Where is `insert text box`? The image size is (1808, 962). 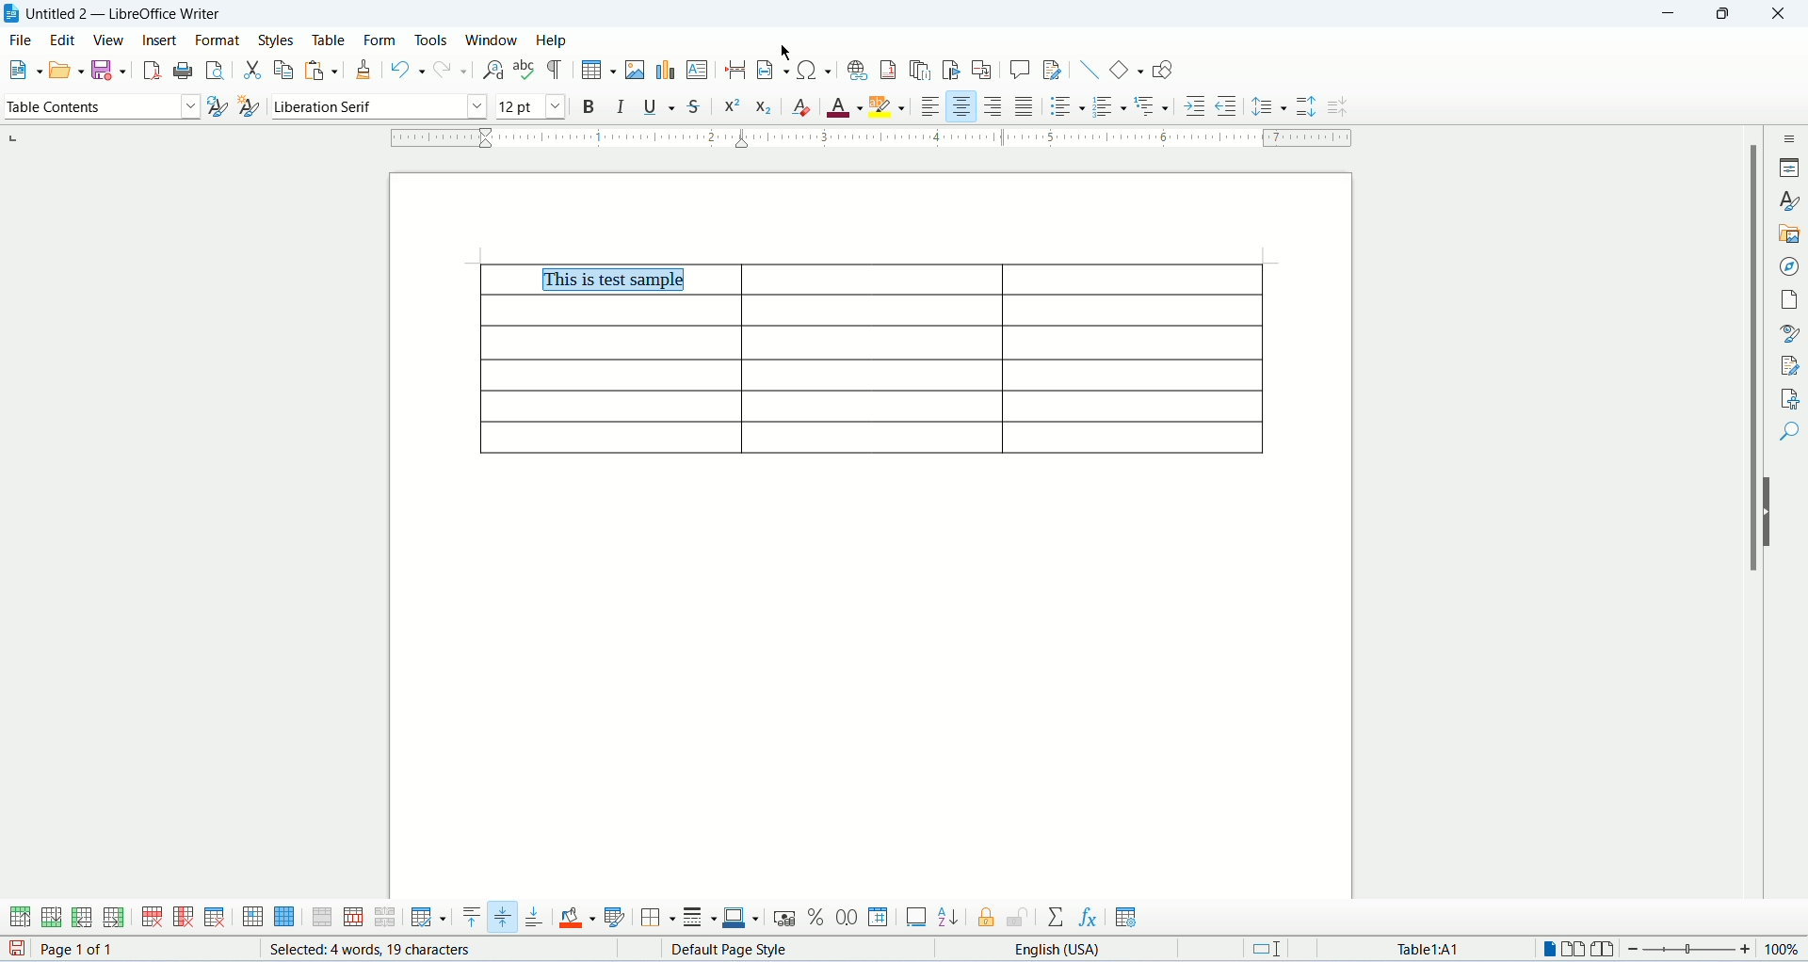
insert text box is located at coordinates (698, 71).